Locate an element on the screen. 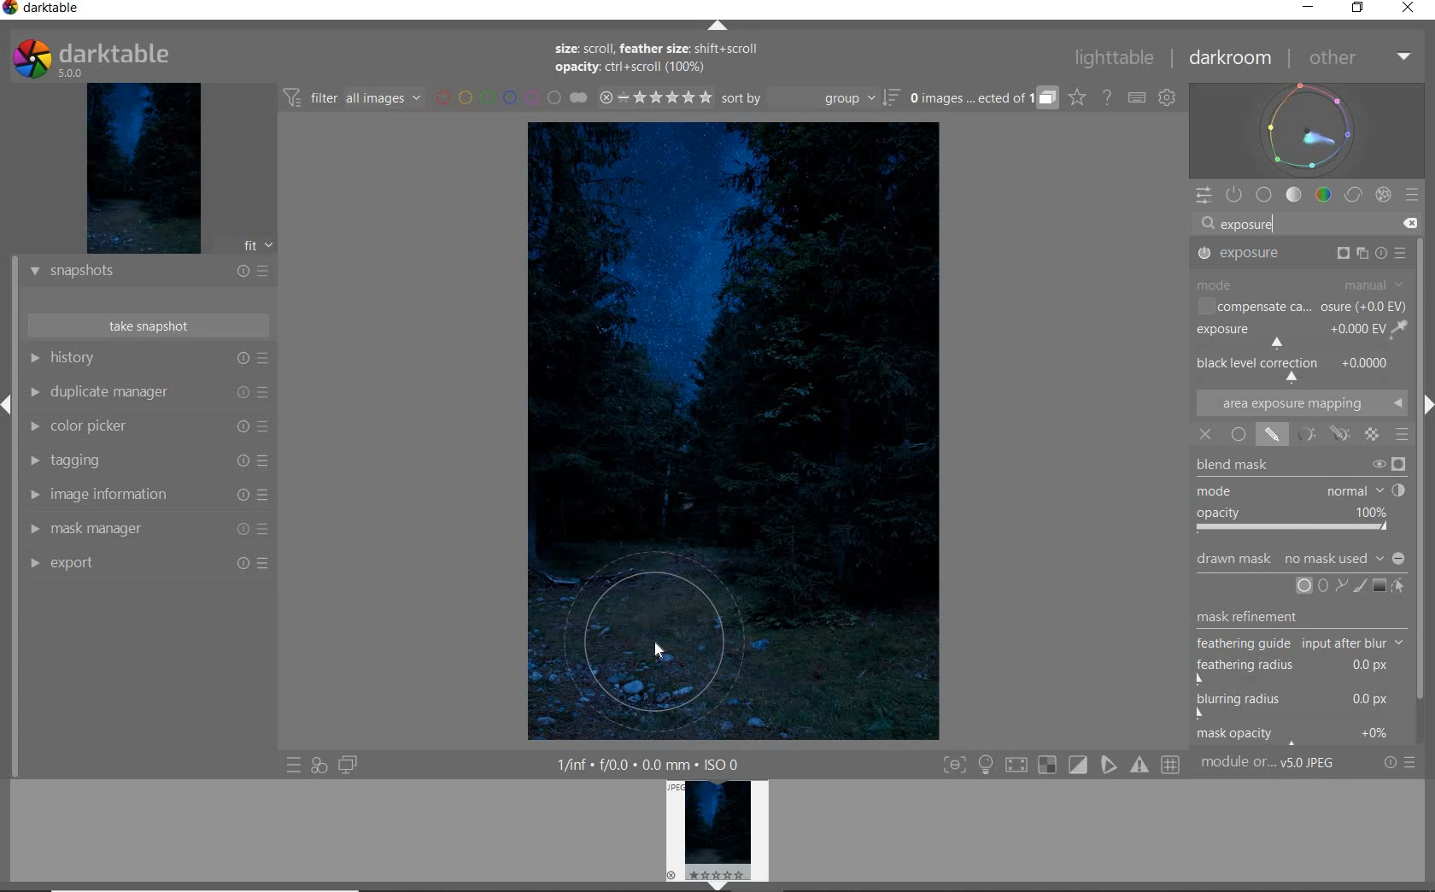 The height and width of the screenshot is (892, 1435). SHOW & EDIT MASK ELEMENTS is located at coordinates (1400, 587).